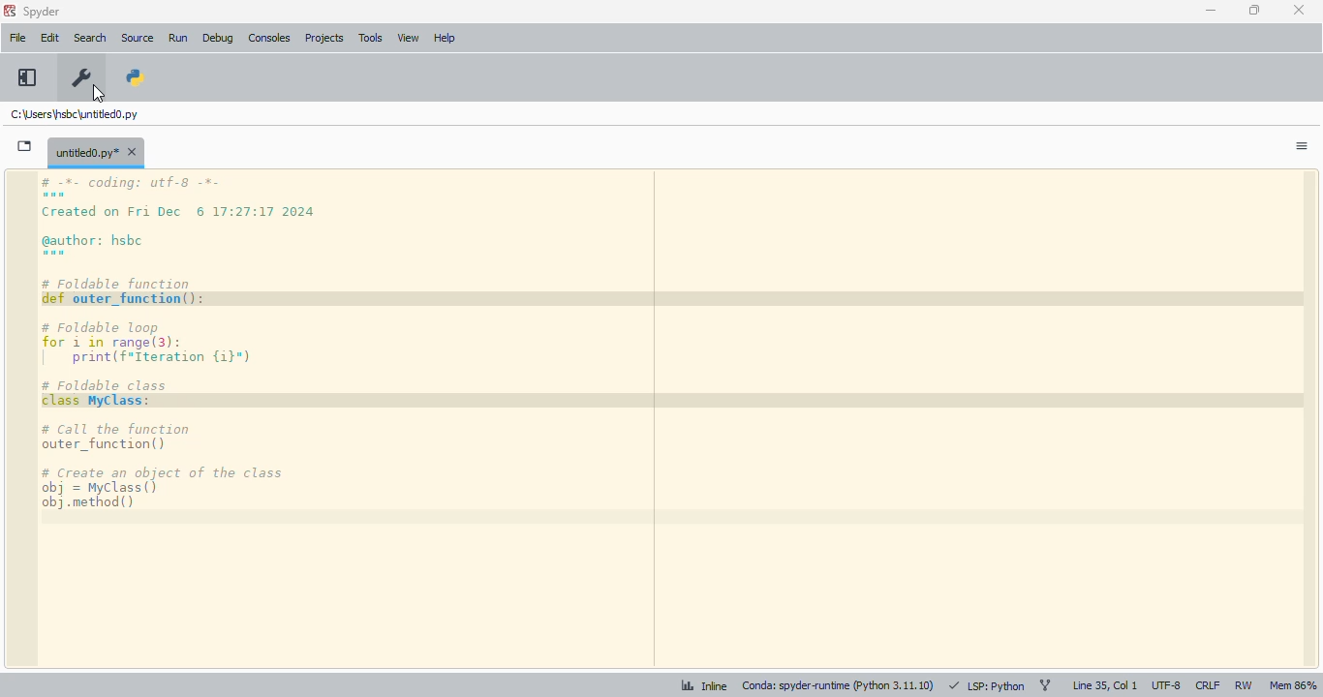  Describe the element at coordinates (18, 37) in the screenshot. I see `file` at that location.